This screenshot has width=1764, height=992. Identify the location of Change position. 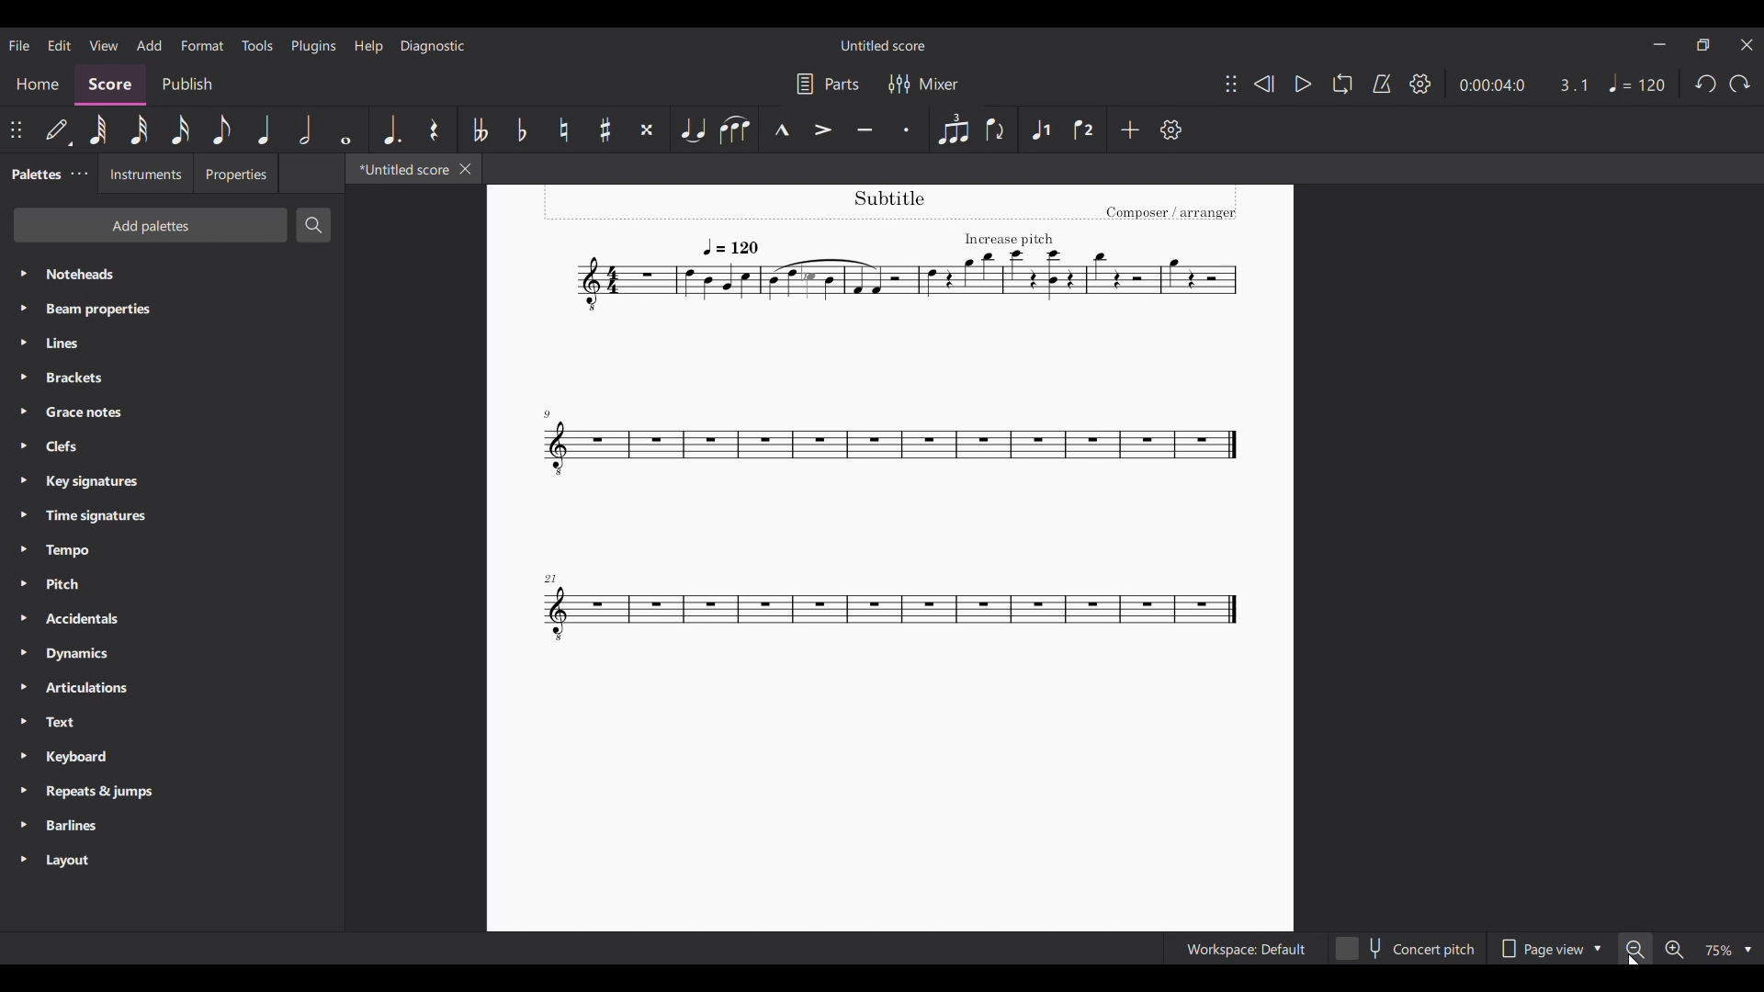
(1231, 84).